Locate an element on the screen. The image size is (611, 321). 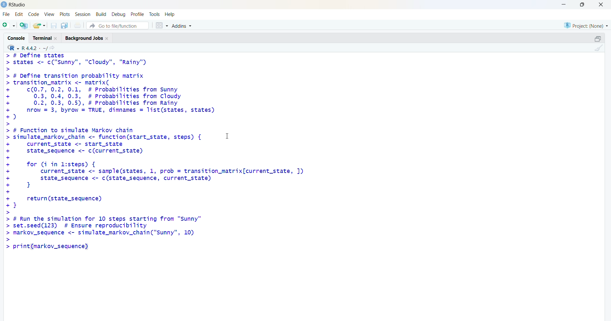
build is located at coordinates (101, 14).